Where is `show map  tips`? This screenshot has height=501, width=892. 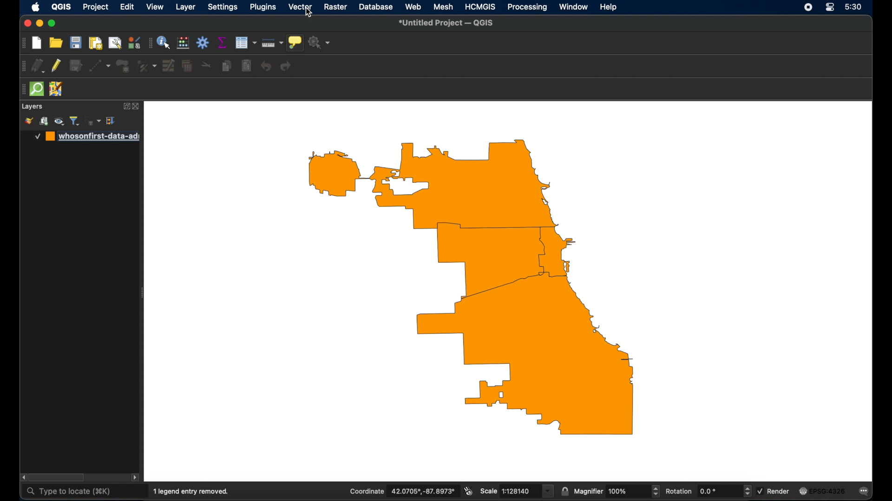
show map  tips is located at coordinates (295, 43).